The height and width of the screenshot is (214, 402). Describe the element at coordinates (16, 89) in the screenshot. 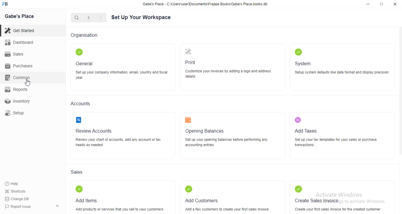

I see `Reports` at that location.